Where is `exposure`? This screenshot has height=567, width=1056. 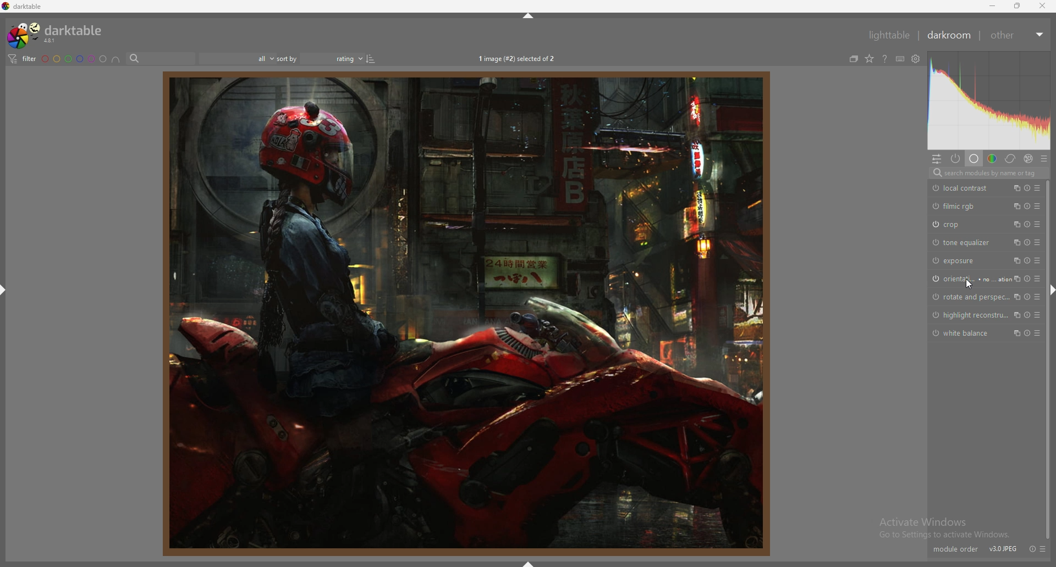
exposure is located at coordinates (958, 260).